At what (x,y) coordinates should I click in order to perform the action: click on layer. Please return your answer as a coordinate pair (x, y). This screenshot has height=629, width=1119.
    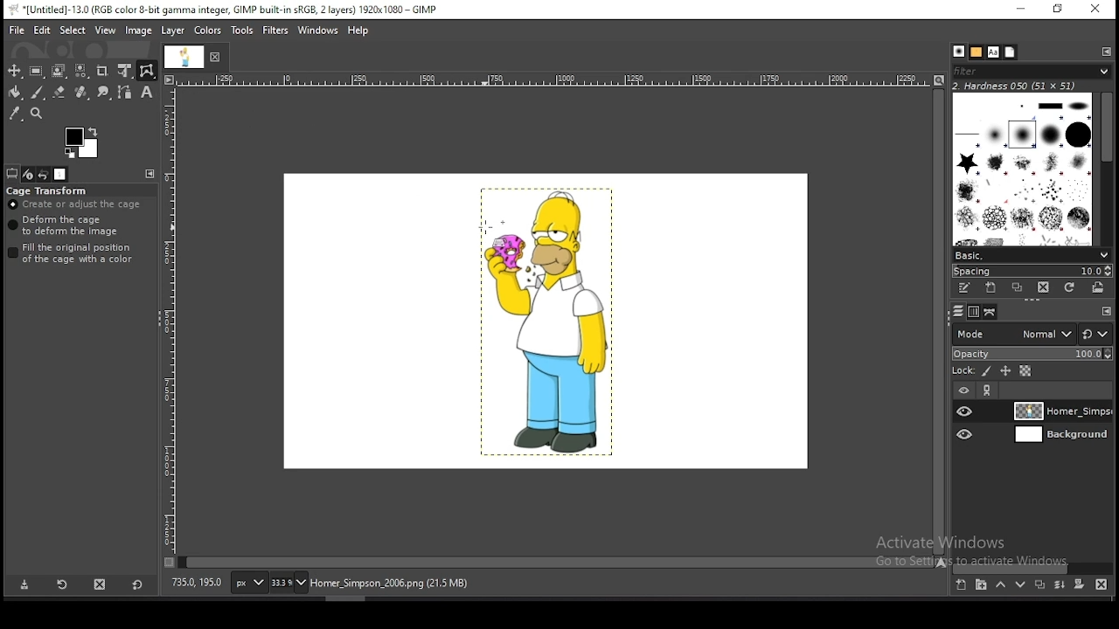
    Looking at the image, I should click on (174, 31).